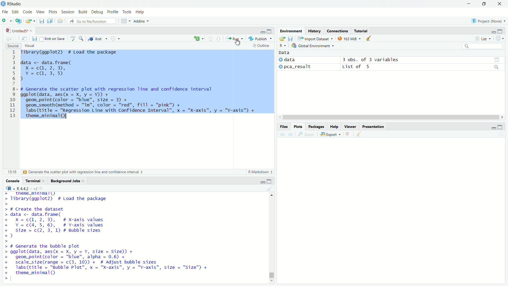  Describe the element at coordinates (369, 38) in the screenshot. I see `Clear objects from workspace` at that location.